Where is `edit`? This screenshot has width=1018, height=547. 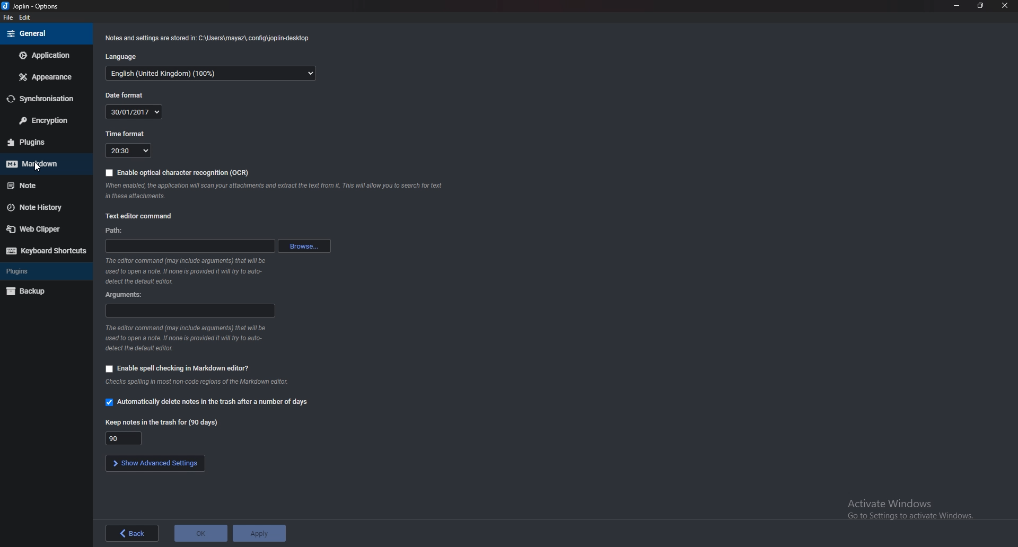 edit is located at coordinates (29, 18).